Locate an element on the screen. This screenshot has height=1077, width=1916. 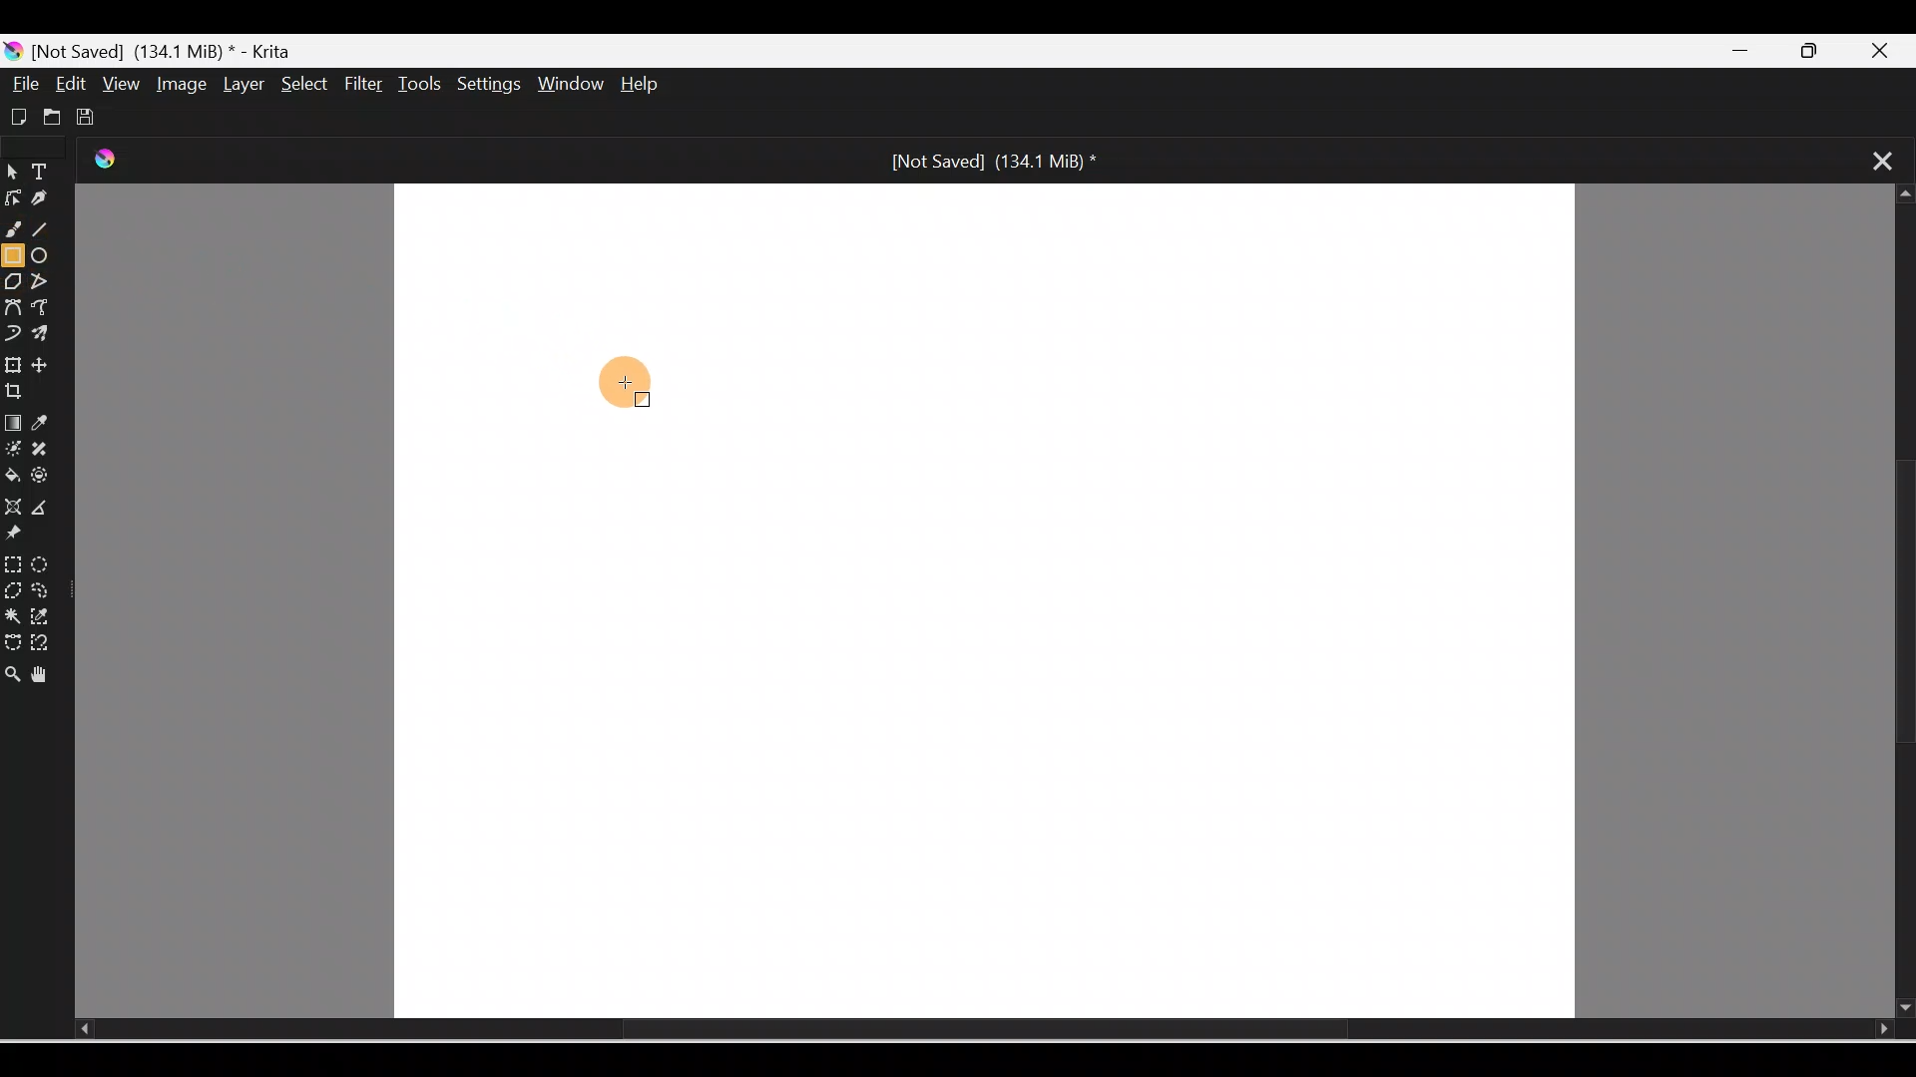
Crop an image is located at coordinates (23, 392).